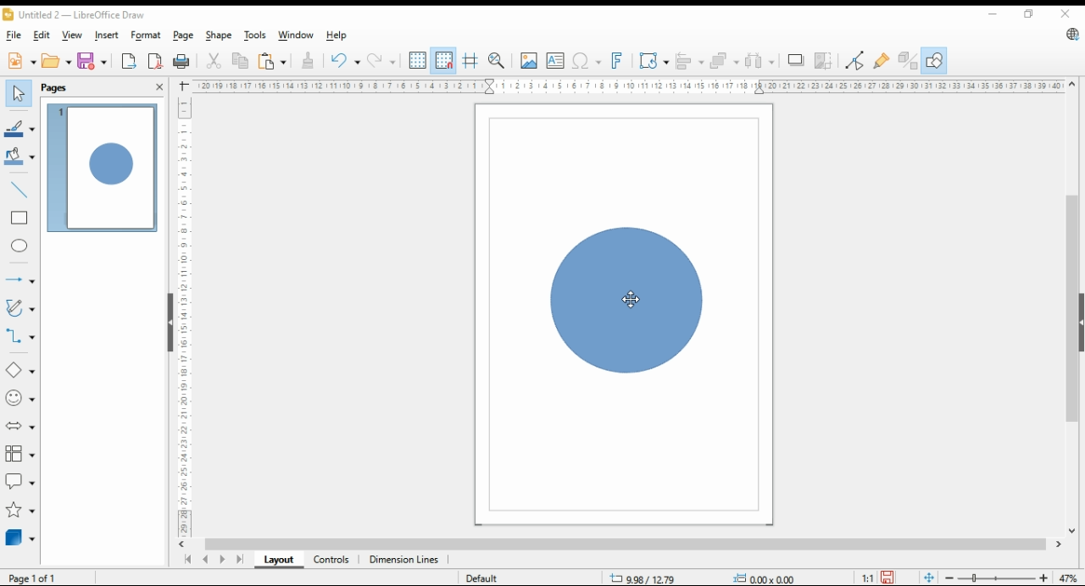  What do you see at coordinates (23, 60) in the screenshot?
I see `new` at bounding box center [23, 60].